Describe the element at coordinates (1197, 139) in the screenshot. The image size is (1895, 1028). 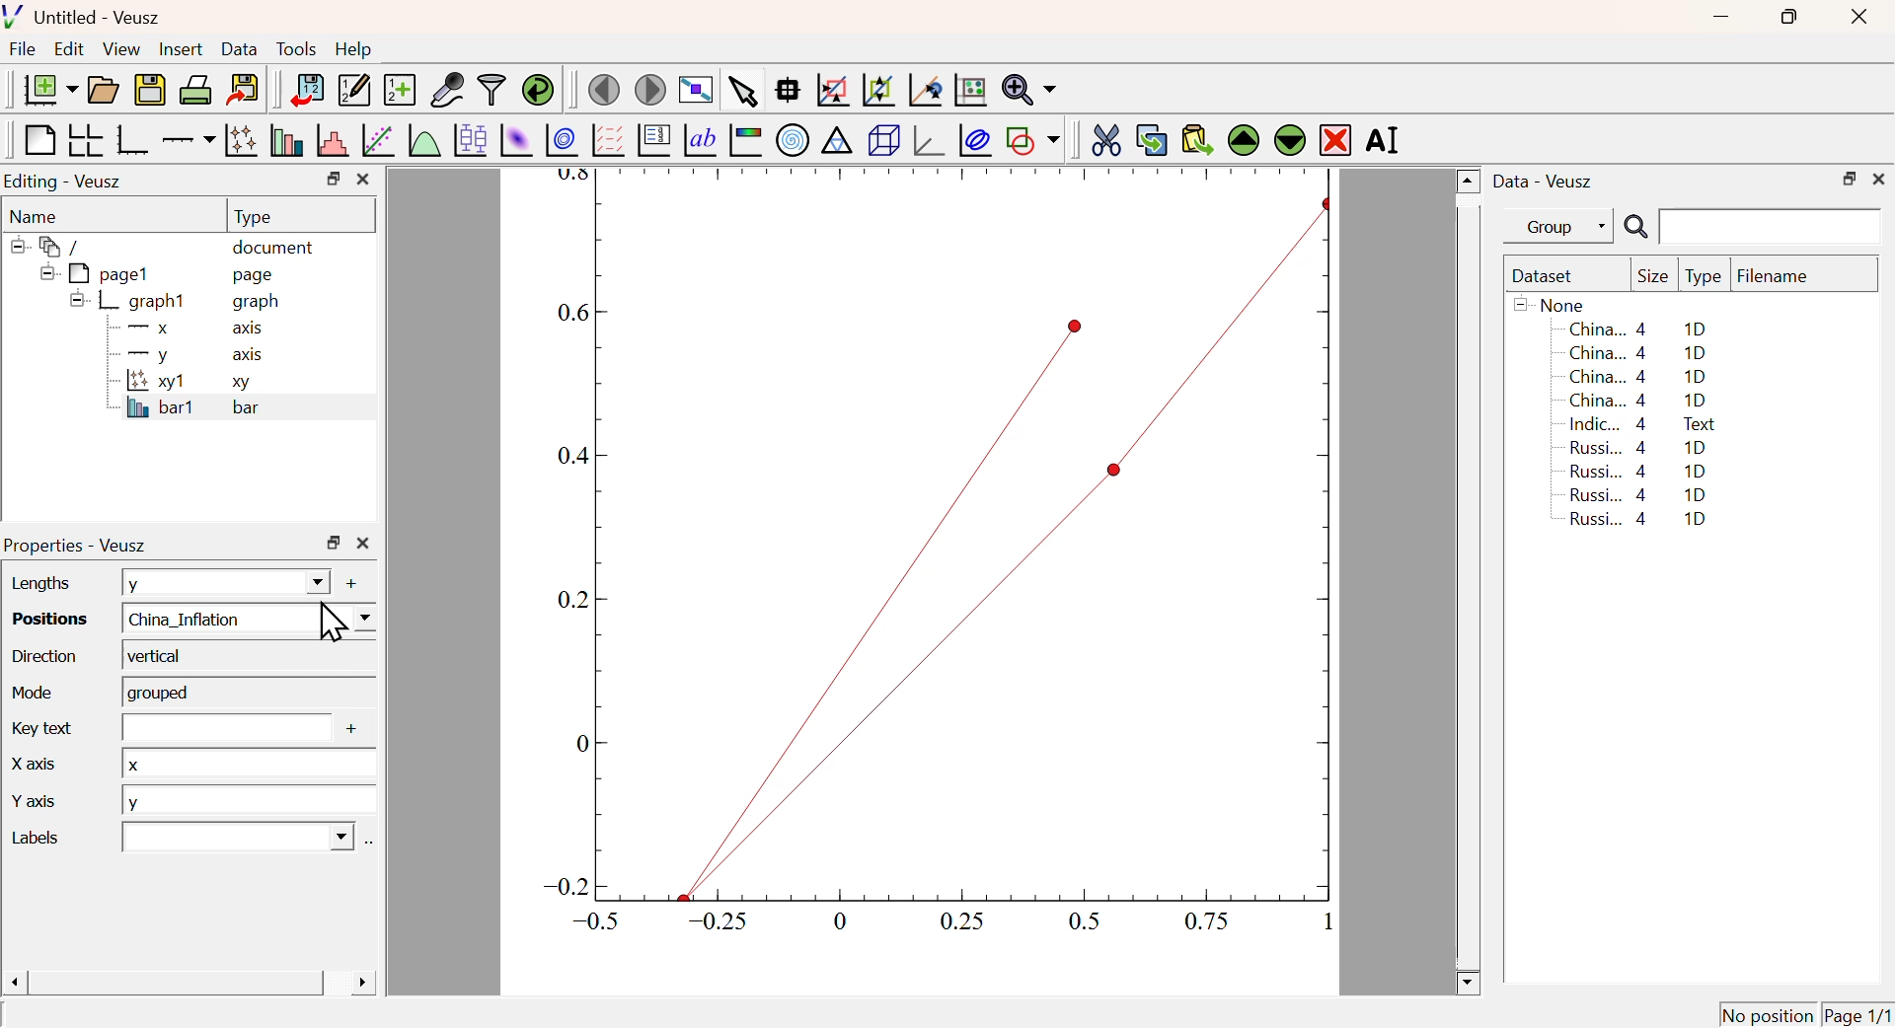
I see `Paste from Clipboard` at that location.